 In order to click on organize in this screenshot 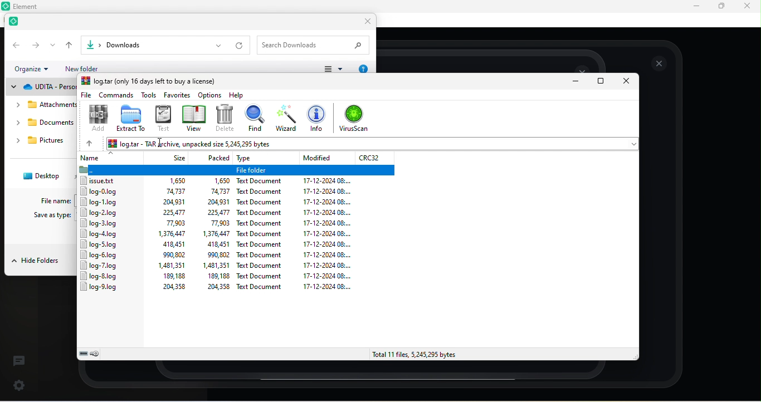, I will do `click(35, 70)`.